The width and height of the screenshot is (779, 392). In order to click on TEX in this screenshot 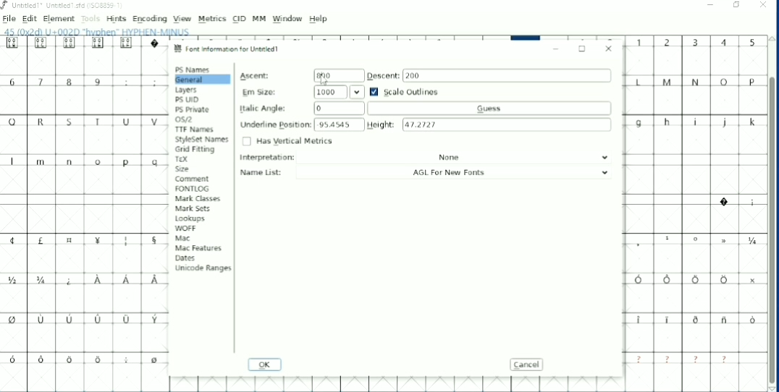, I will do `click(182, 159)`.